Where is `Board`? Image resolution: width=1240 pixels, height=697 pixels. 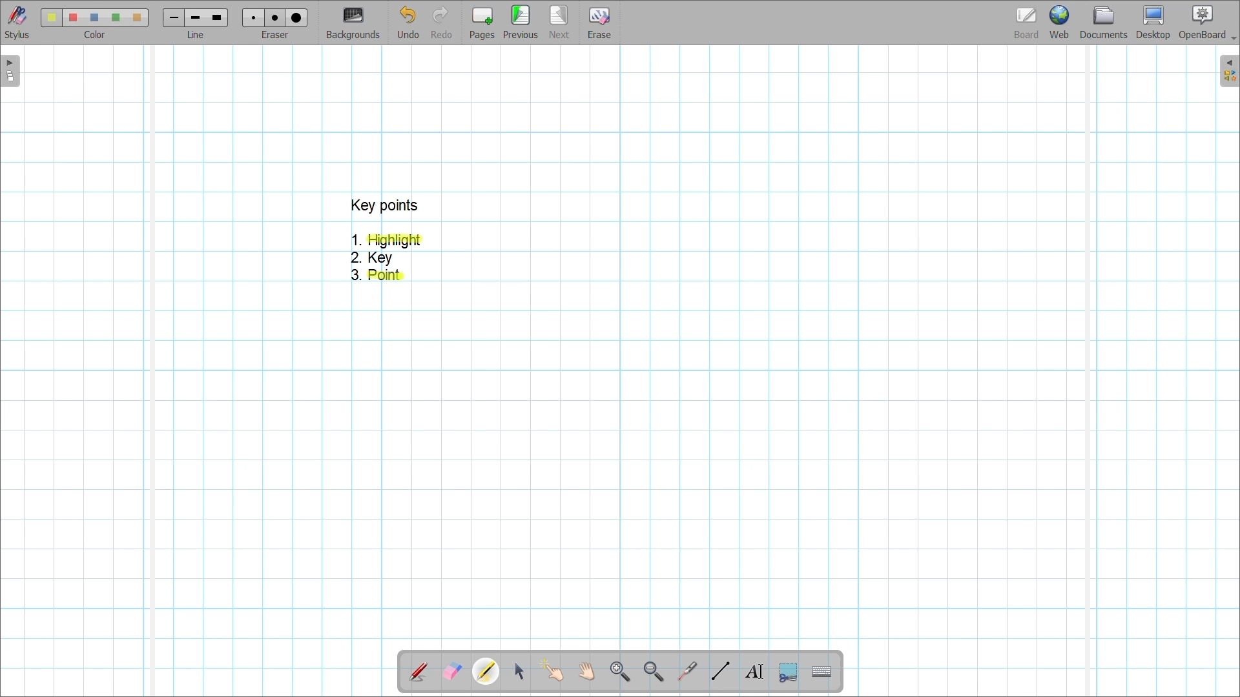 Board is located at coordinates (1027, 23).